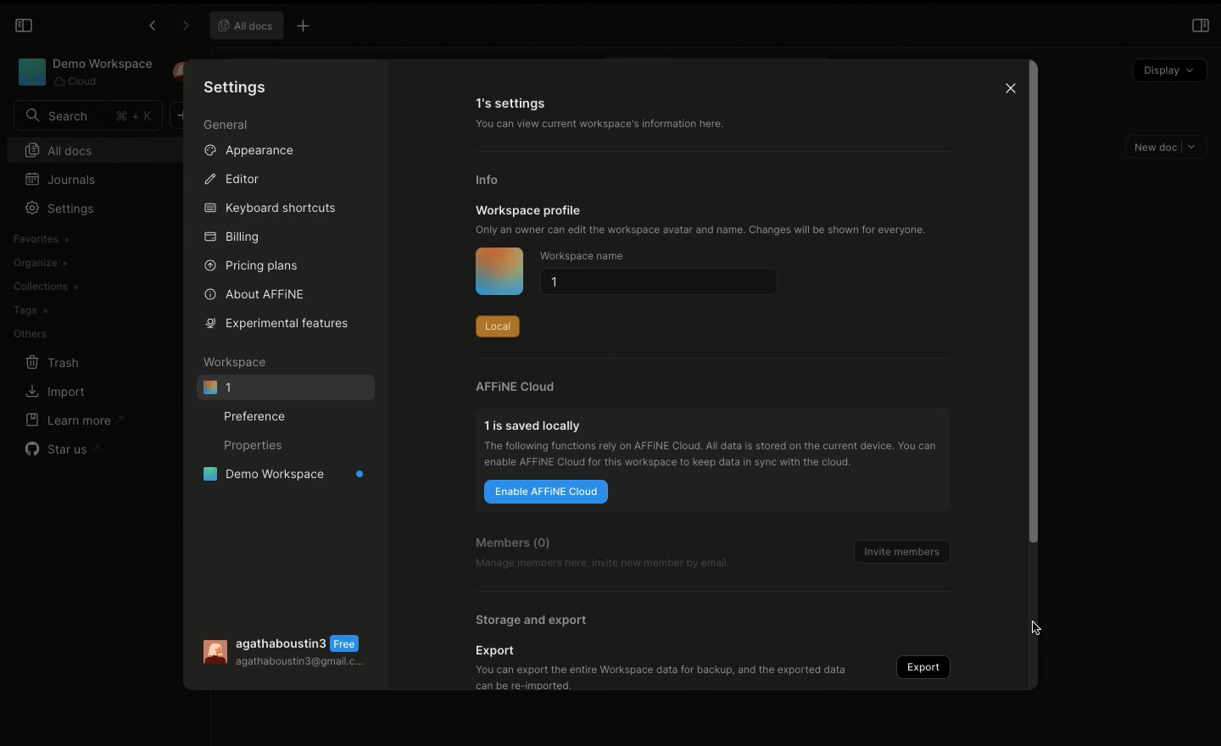 This screenshot has height=746, width=1221. Describe the element at coordinates (517, 388) in the screenshot. I see `AFFINE cloud` at that location.